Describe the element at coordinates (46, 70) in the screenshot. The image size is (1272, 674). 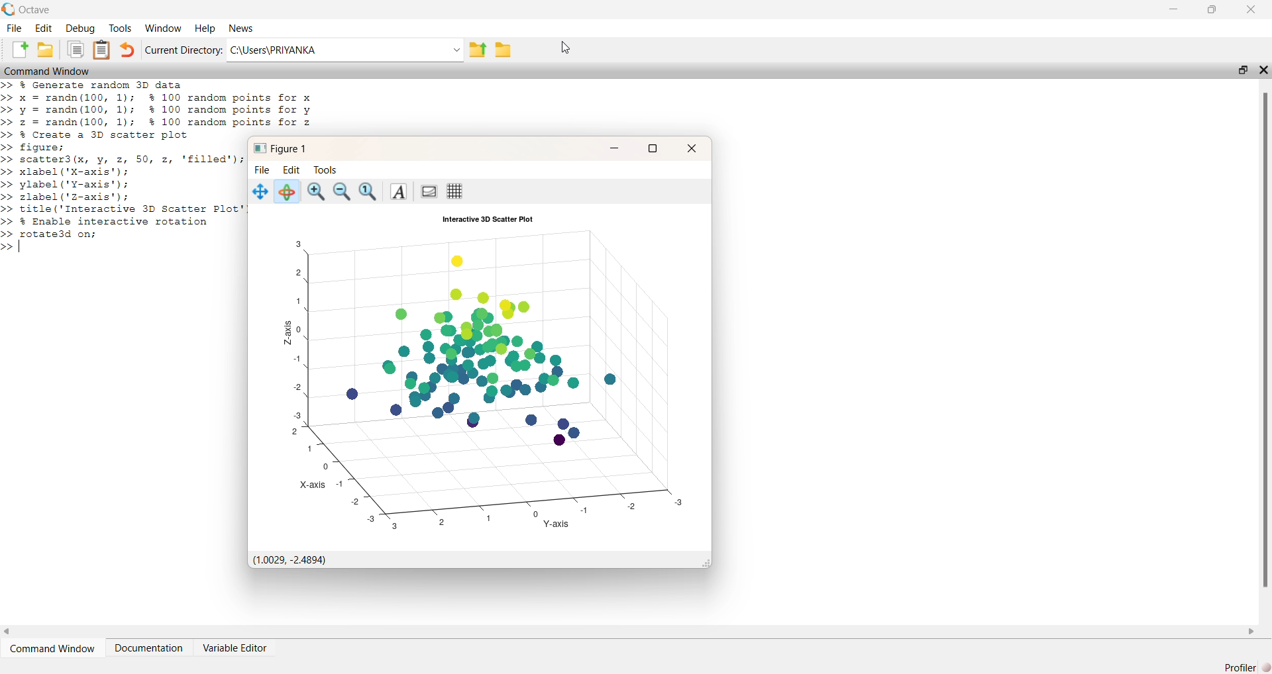
I see `Command Window` at that location.